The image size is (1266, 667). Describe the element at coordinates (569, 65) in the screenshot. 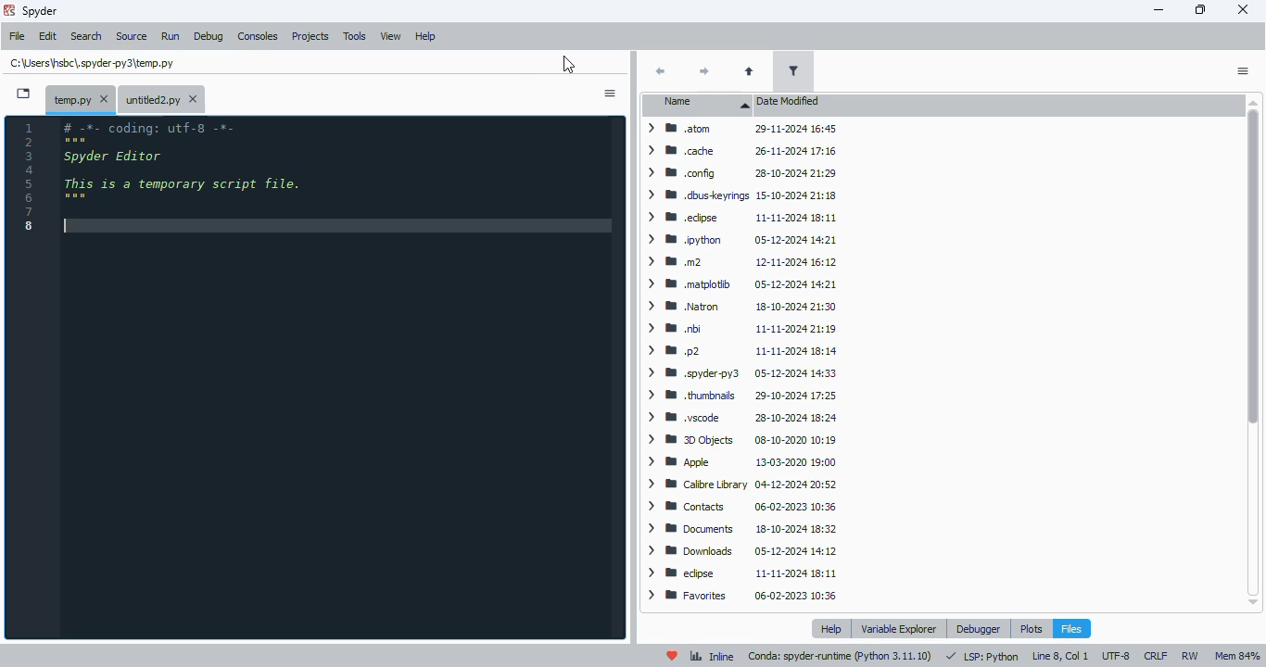

I see `cursor` at that location.